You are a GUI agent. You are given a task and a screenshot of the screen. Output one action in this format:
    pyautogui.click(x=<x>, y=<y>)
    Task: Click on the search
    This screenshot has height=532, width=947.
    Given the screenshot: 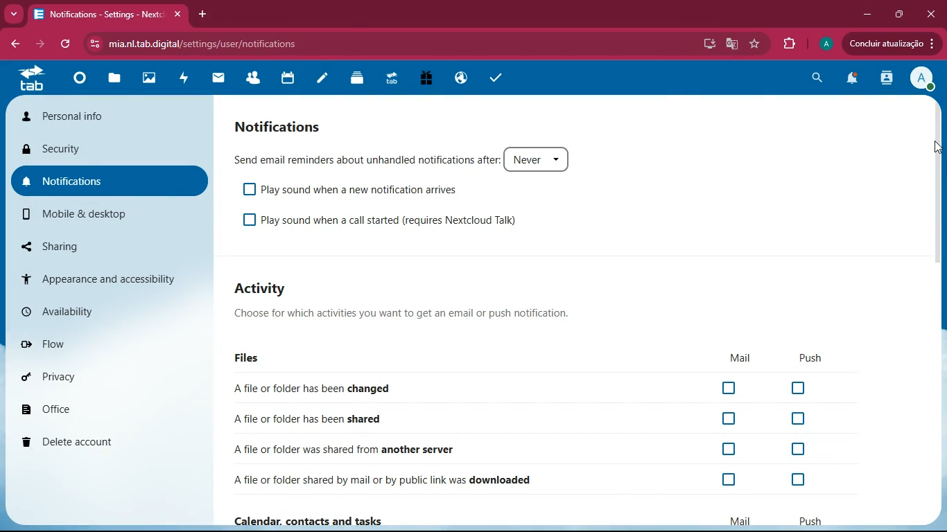 What is the action you would take?
    pyautogui.click(x=819, y=78)
    